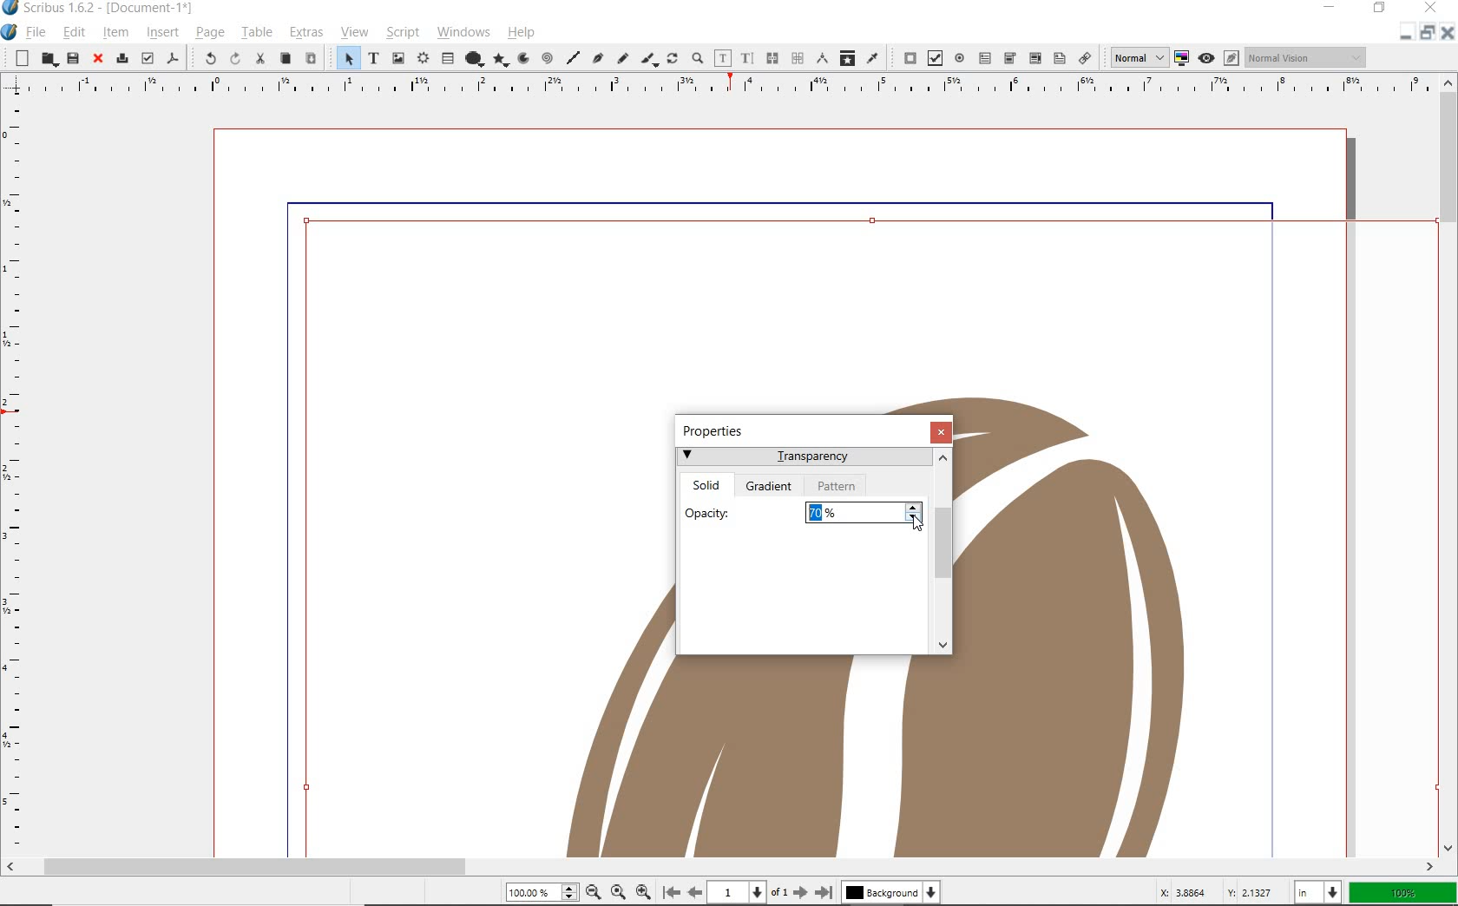  Describe the element at coordinates (693, 892) in the screenshot. I see `Previous Page` at that location.